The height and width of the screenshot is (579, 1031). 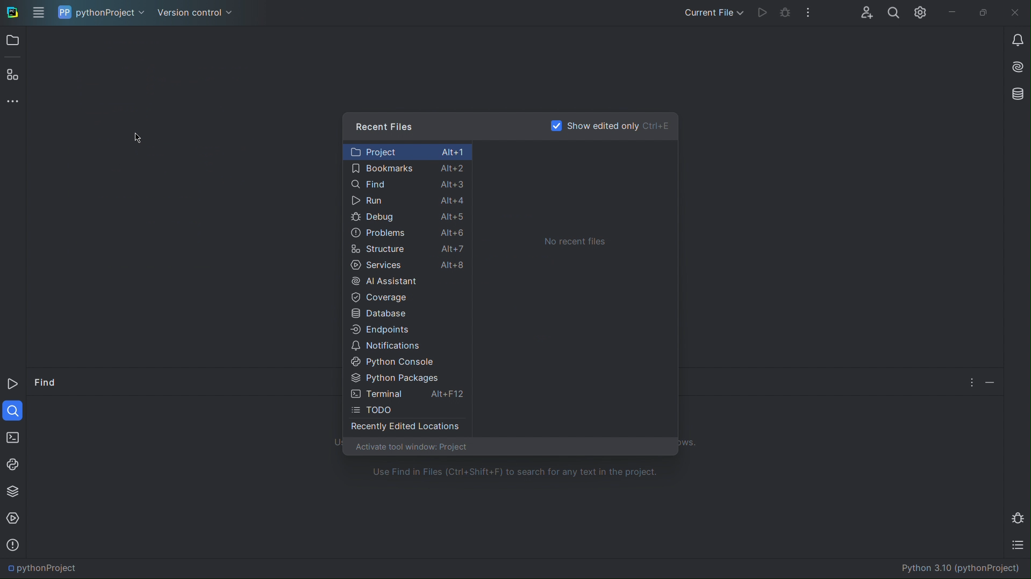 What do you see at coordinates (408, 281) in the screenshot?
I see `AI Assistant` at bounding box center [408, 281].